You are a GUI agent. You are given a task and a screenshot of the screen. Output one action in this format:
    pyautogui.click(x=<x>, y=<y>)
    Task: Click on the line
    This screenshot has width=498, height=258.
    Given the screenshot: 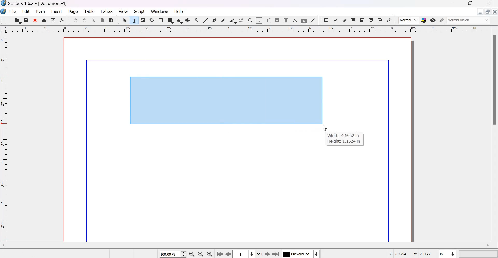 What is the action you would take?
    pyautogui.click(x=205, y=20)
    